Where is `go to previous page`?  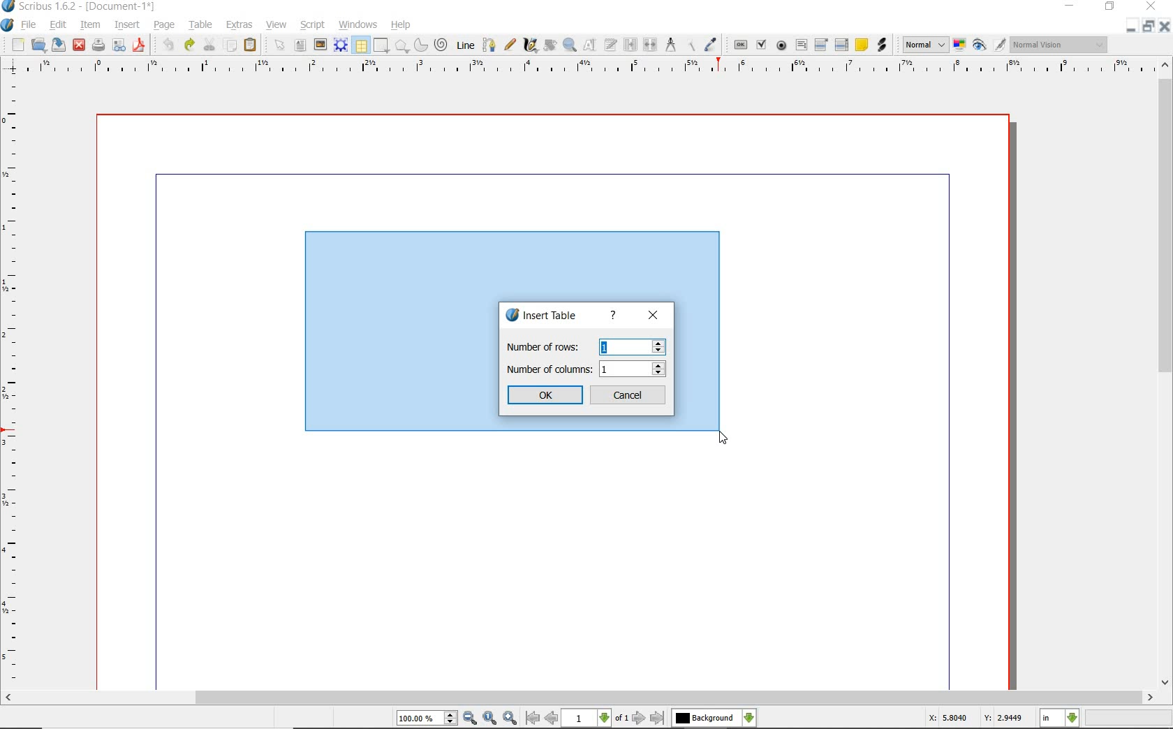
go to previous page is located at coordinates (551, 719).